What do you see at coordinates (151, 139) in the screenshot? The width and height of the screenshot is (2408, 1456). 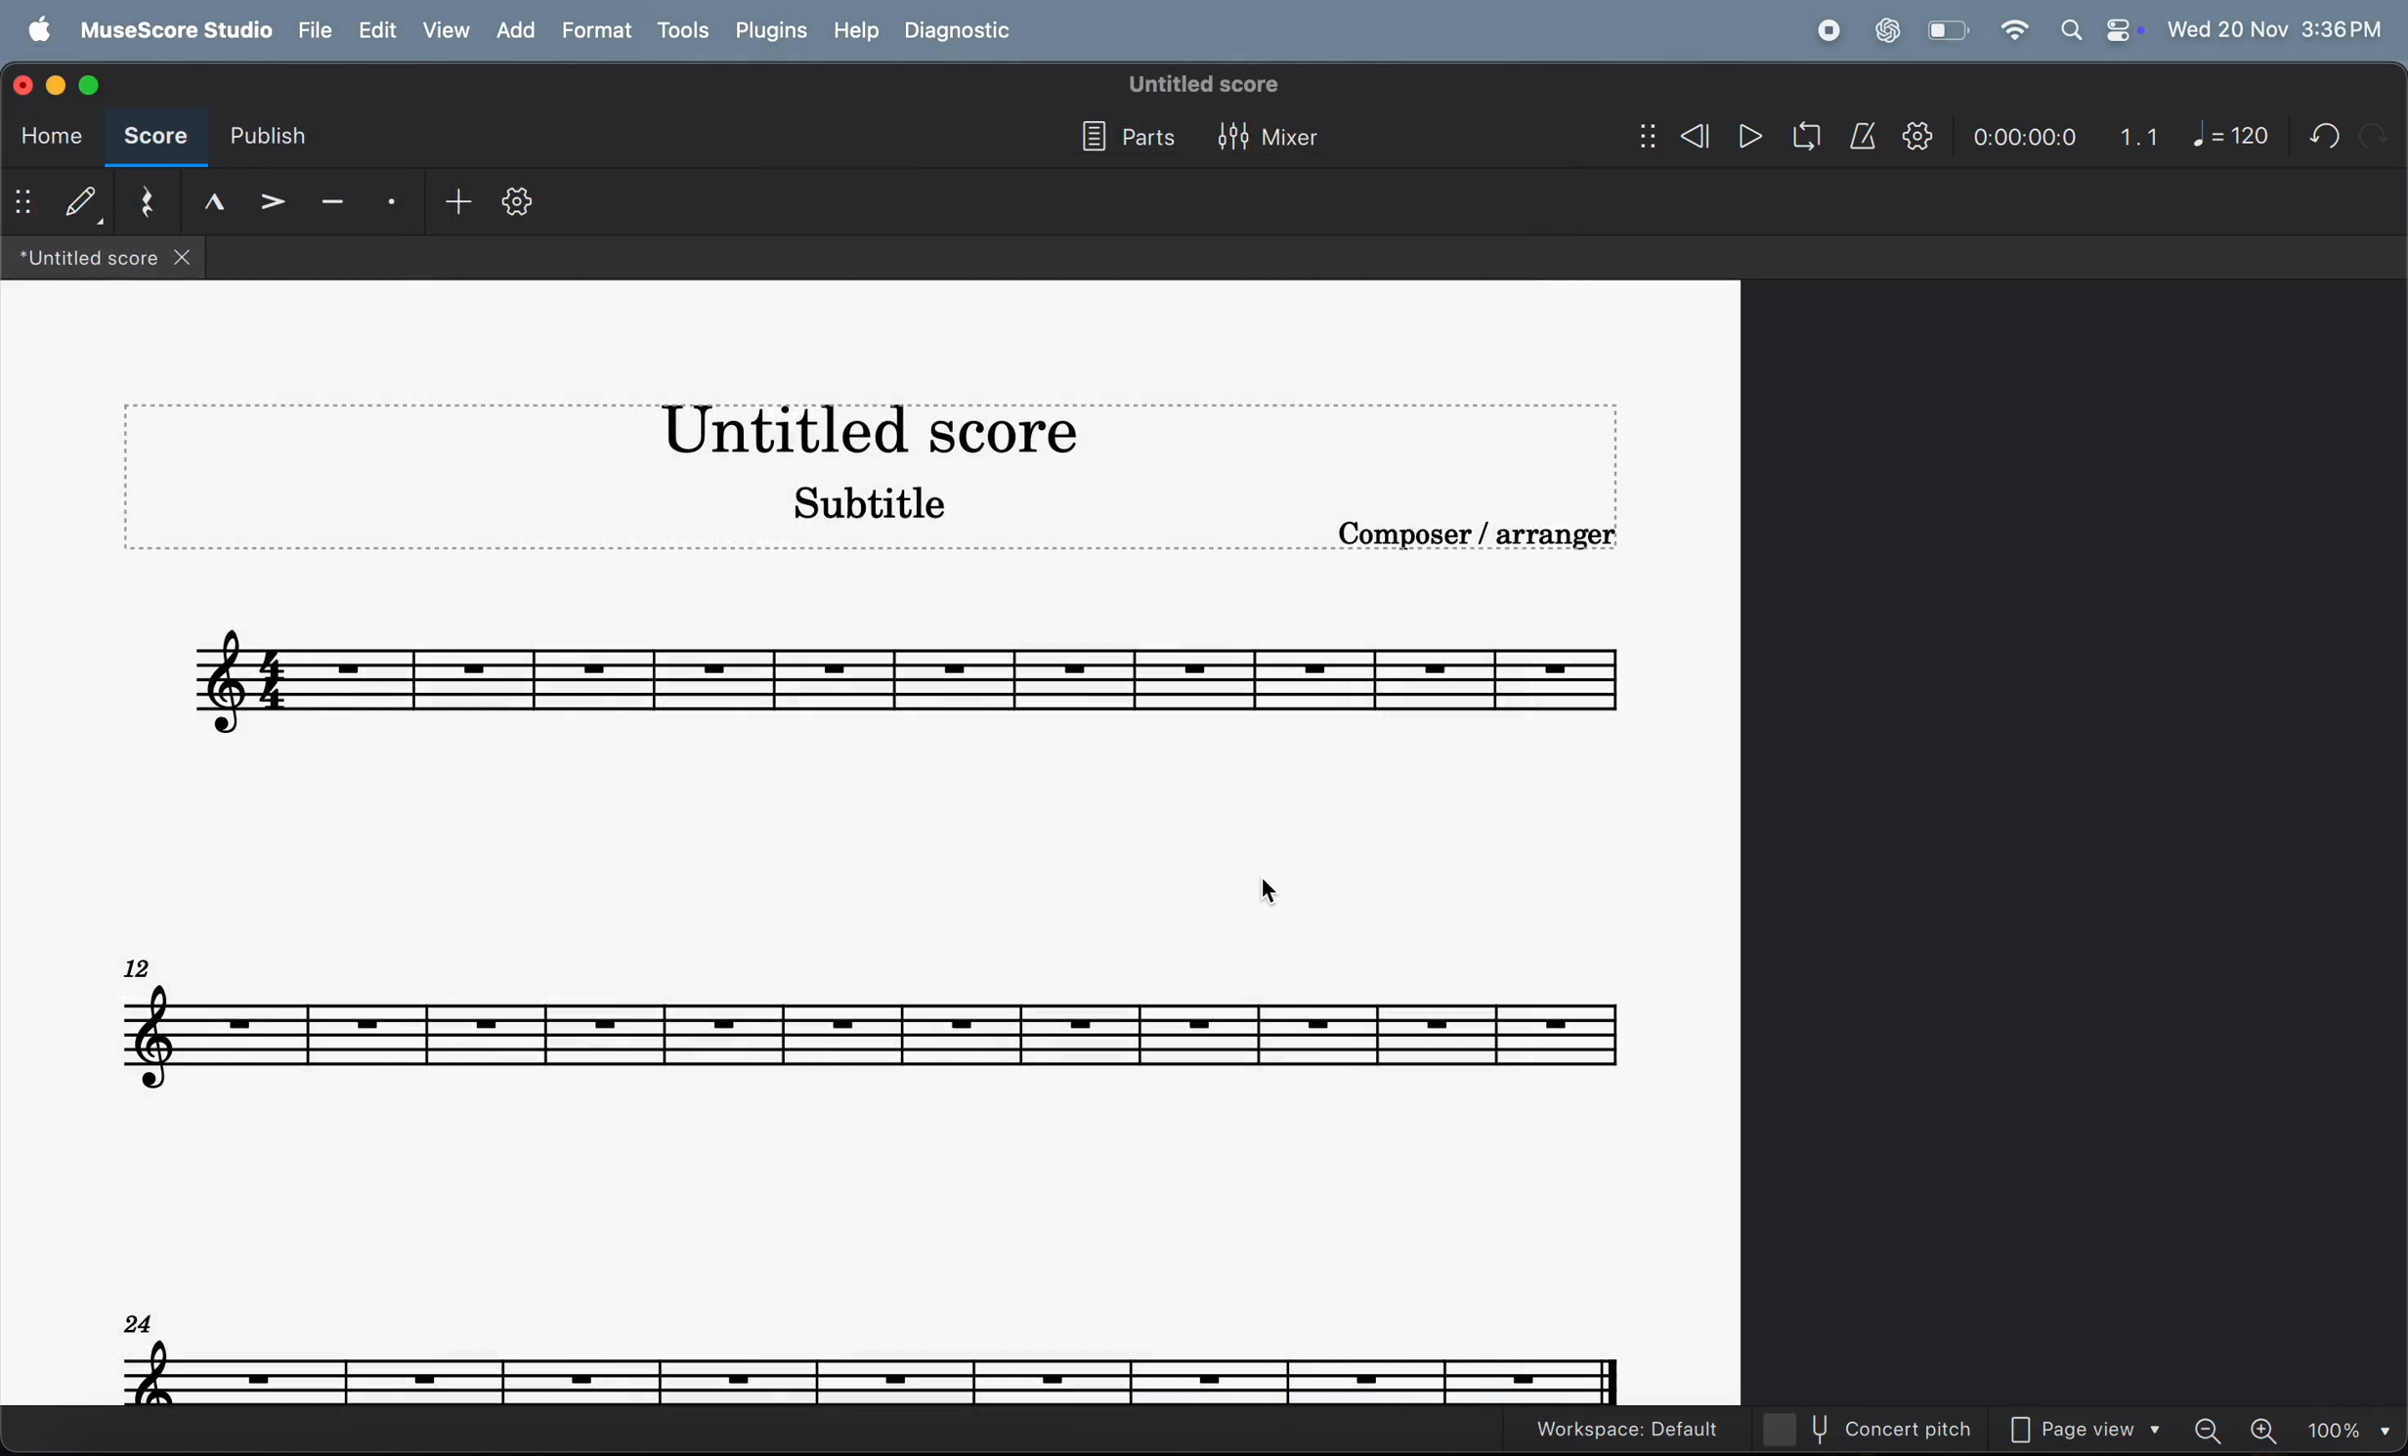 I see `score` at bounding box center [151, 139].